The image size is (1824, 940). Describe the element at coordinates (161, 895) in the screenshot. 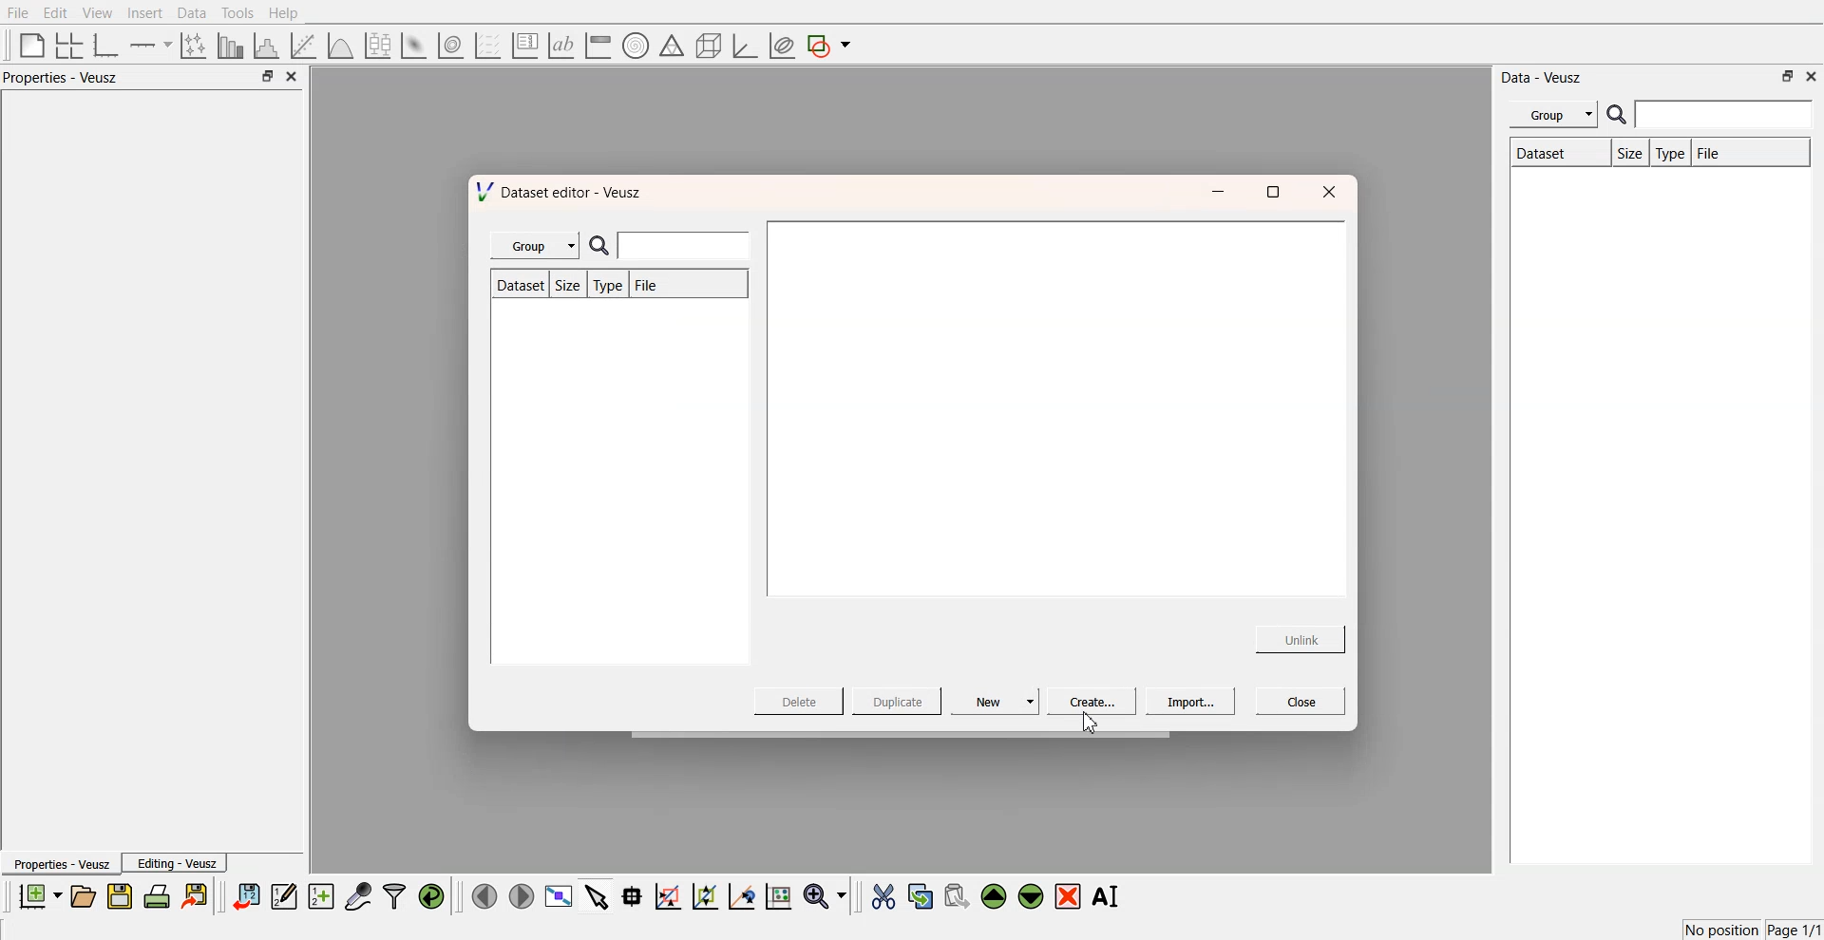

I see `print` at that location.